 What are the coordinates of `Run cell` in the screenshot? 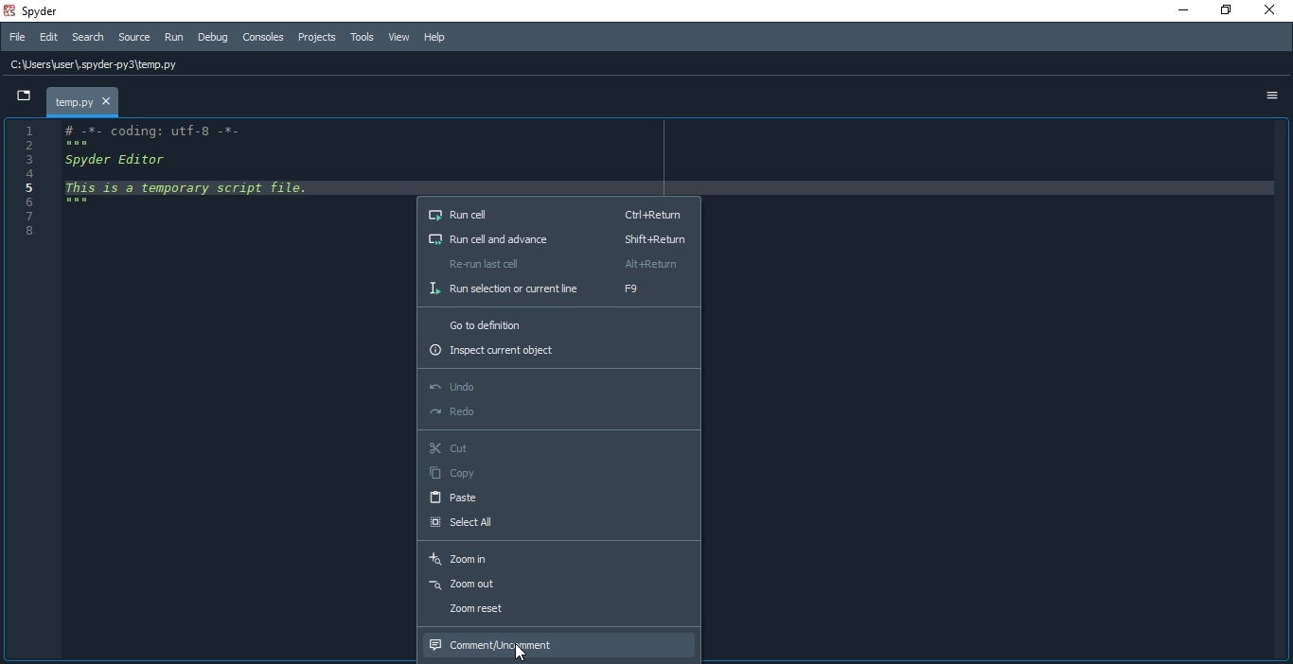 It's located at (558, 213).